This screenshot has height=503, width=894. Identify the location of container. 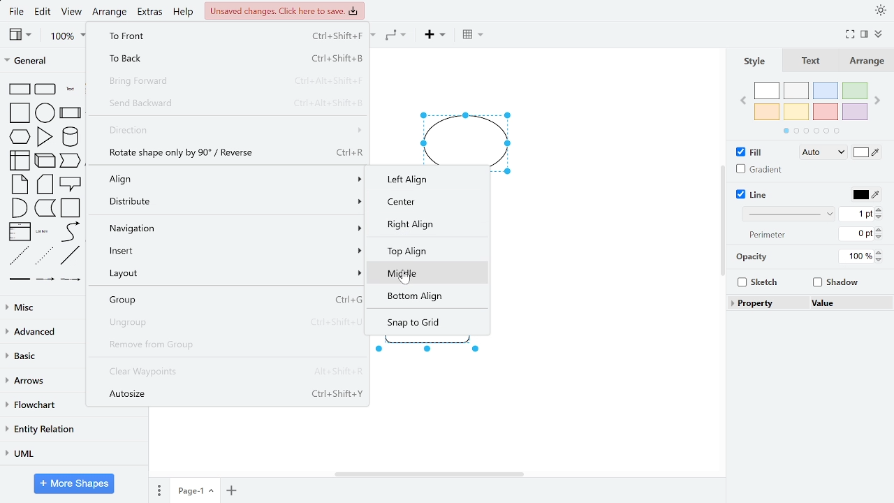
(71, 208).